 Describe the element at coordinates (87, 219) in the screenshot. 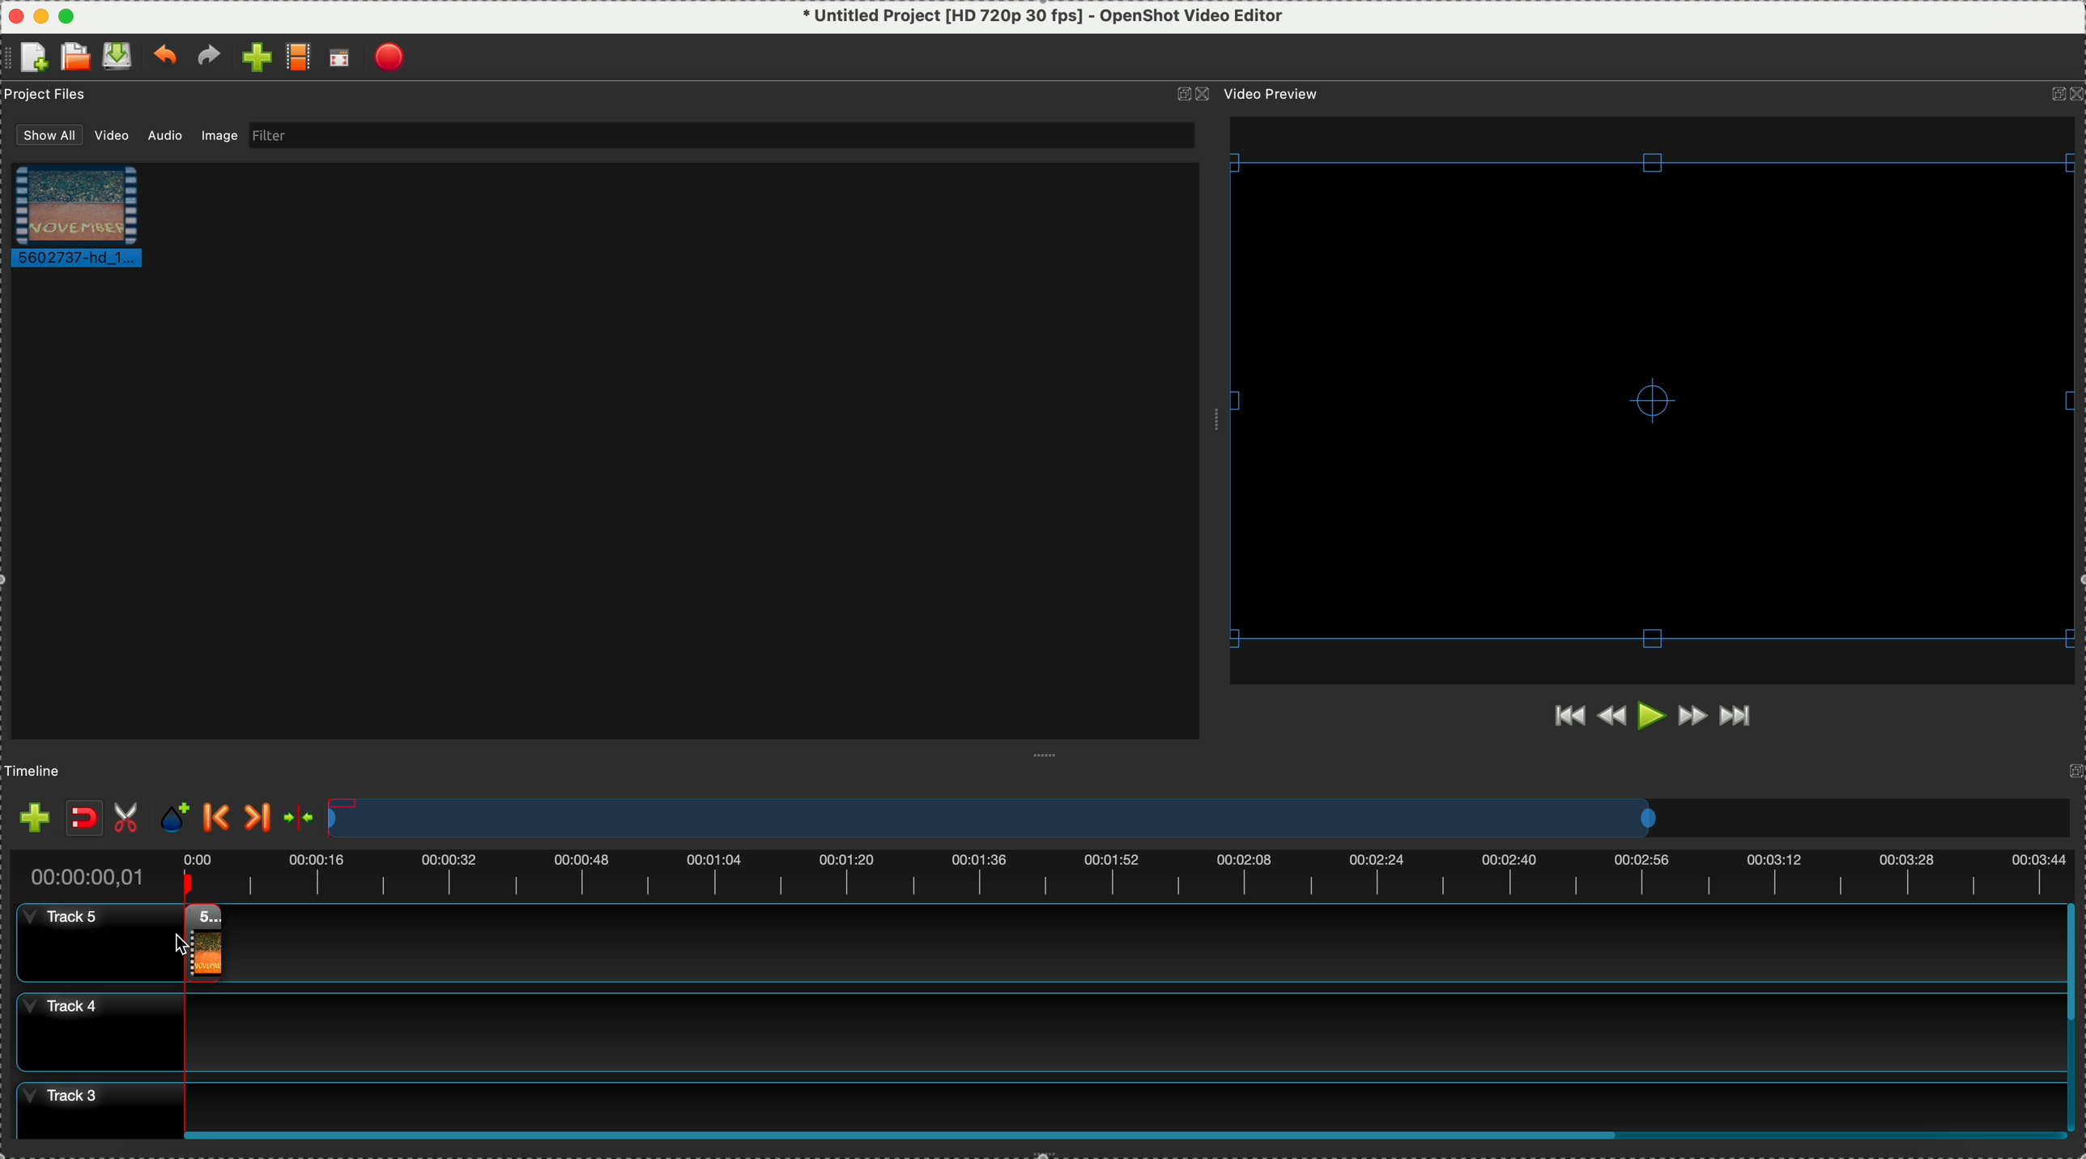

I see `video` at that location.